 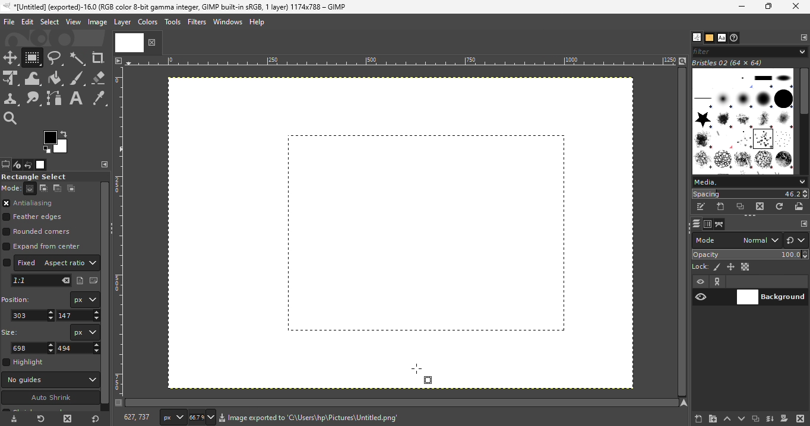 I want to click on Landscape, so click(x=93, y=281).